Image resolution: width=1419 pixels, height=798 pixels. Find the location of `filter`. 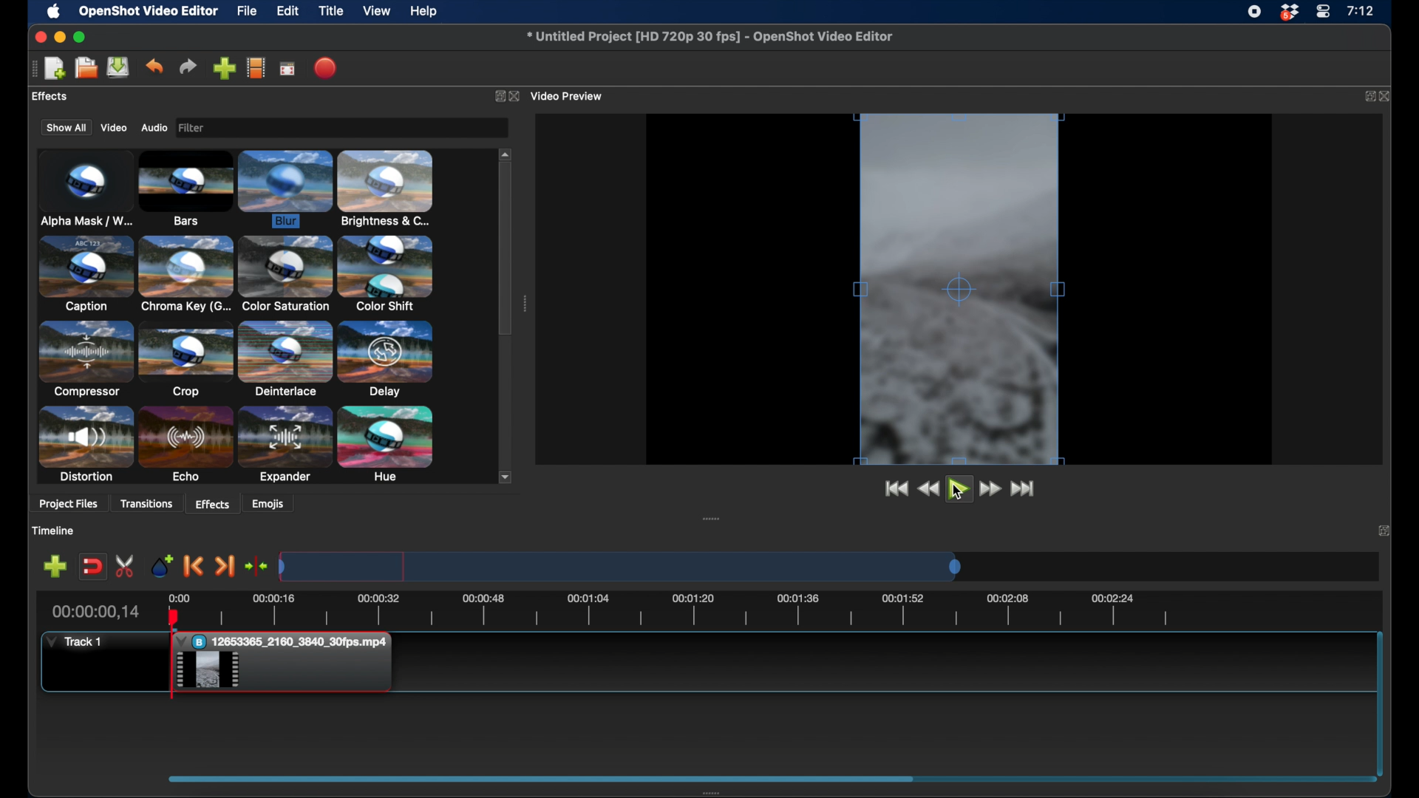

filter is located at coordinates (236, 128).